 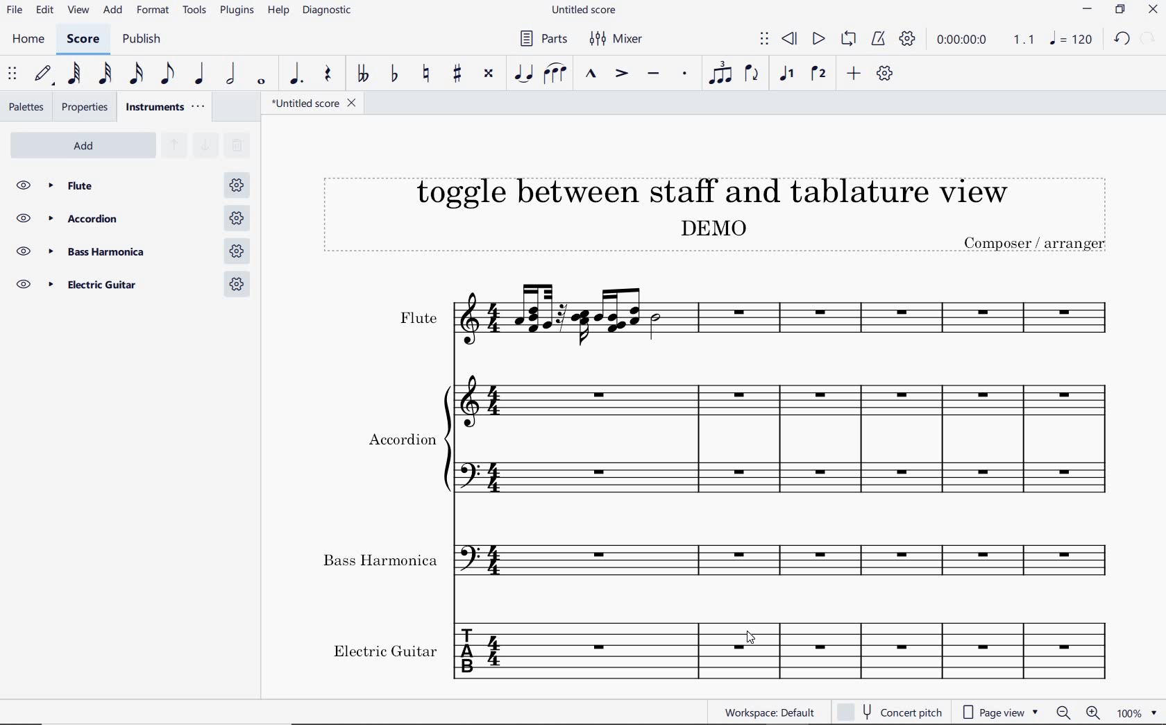 I want to click on toggle natural, so click(x=428, y=74).